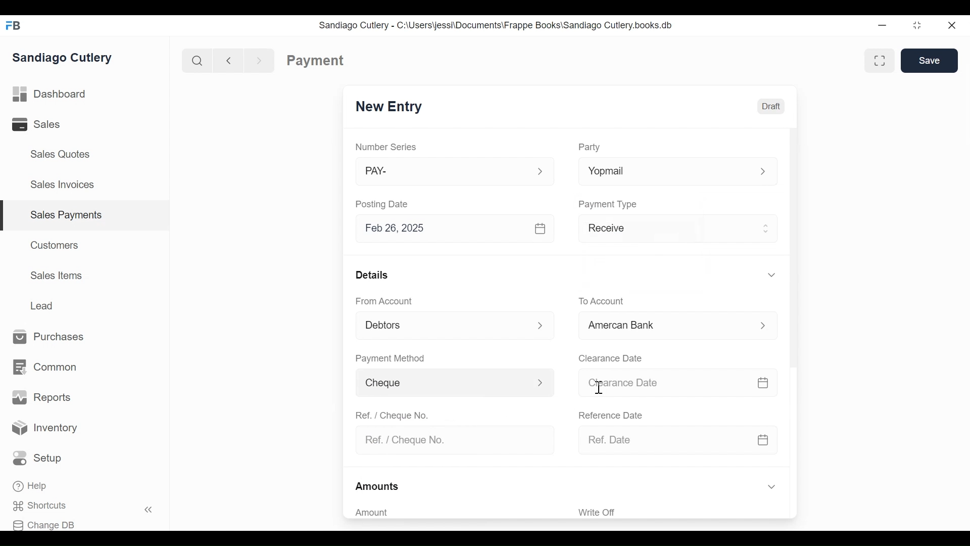  Describe the element at coordinates (763, 172) in the screenshot. I see `Expand` at that location.